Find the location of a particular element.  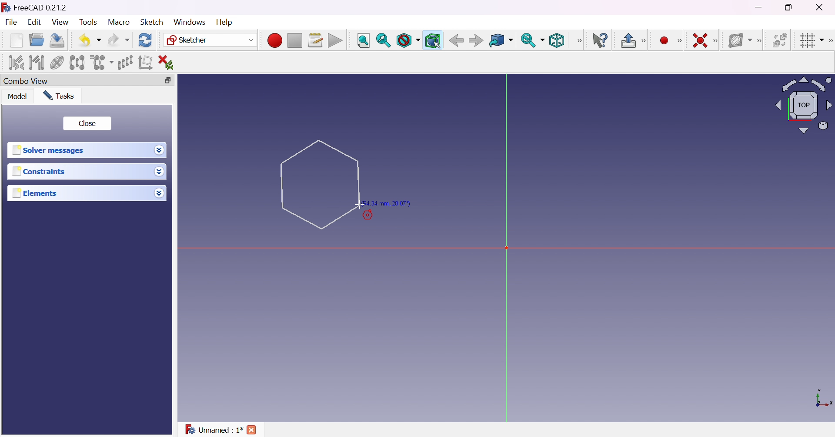

Open is located at coordinates (37, 40).